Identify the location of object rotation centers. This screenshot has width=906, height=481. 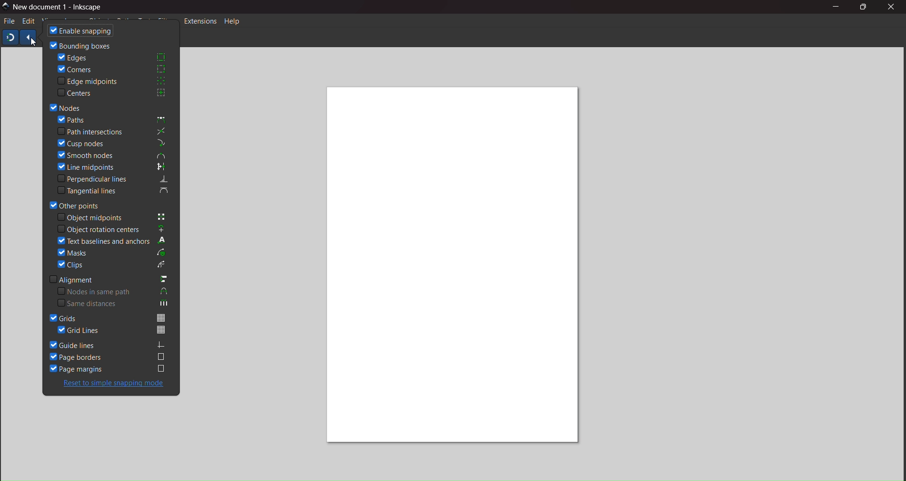
(114, 229).